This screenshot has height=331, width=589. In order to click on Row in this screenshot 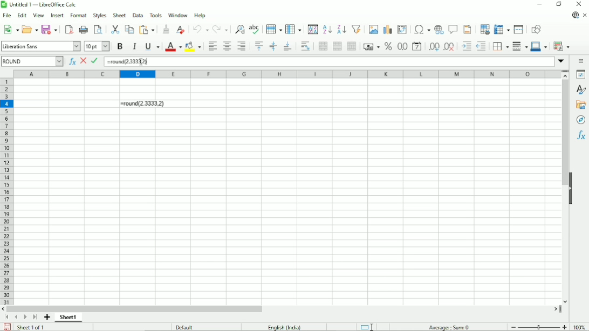, I will do `click(274, 29)`.